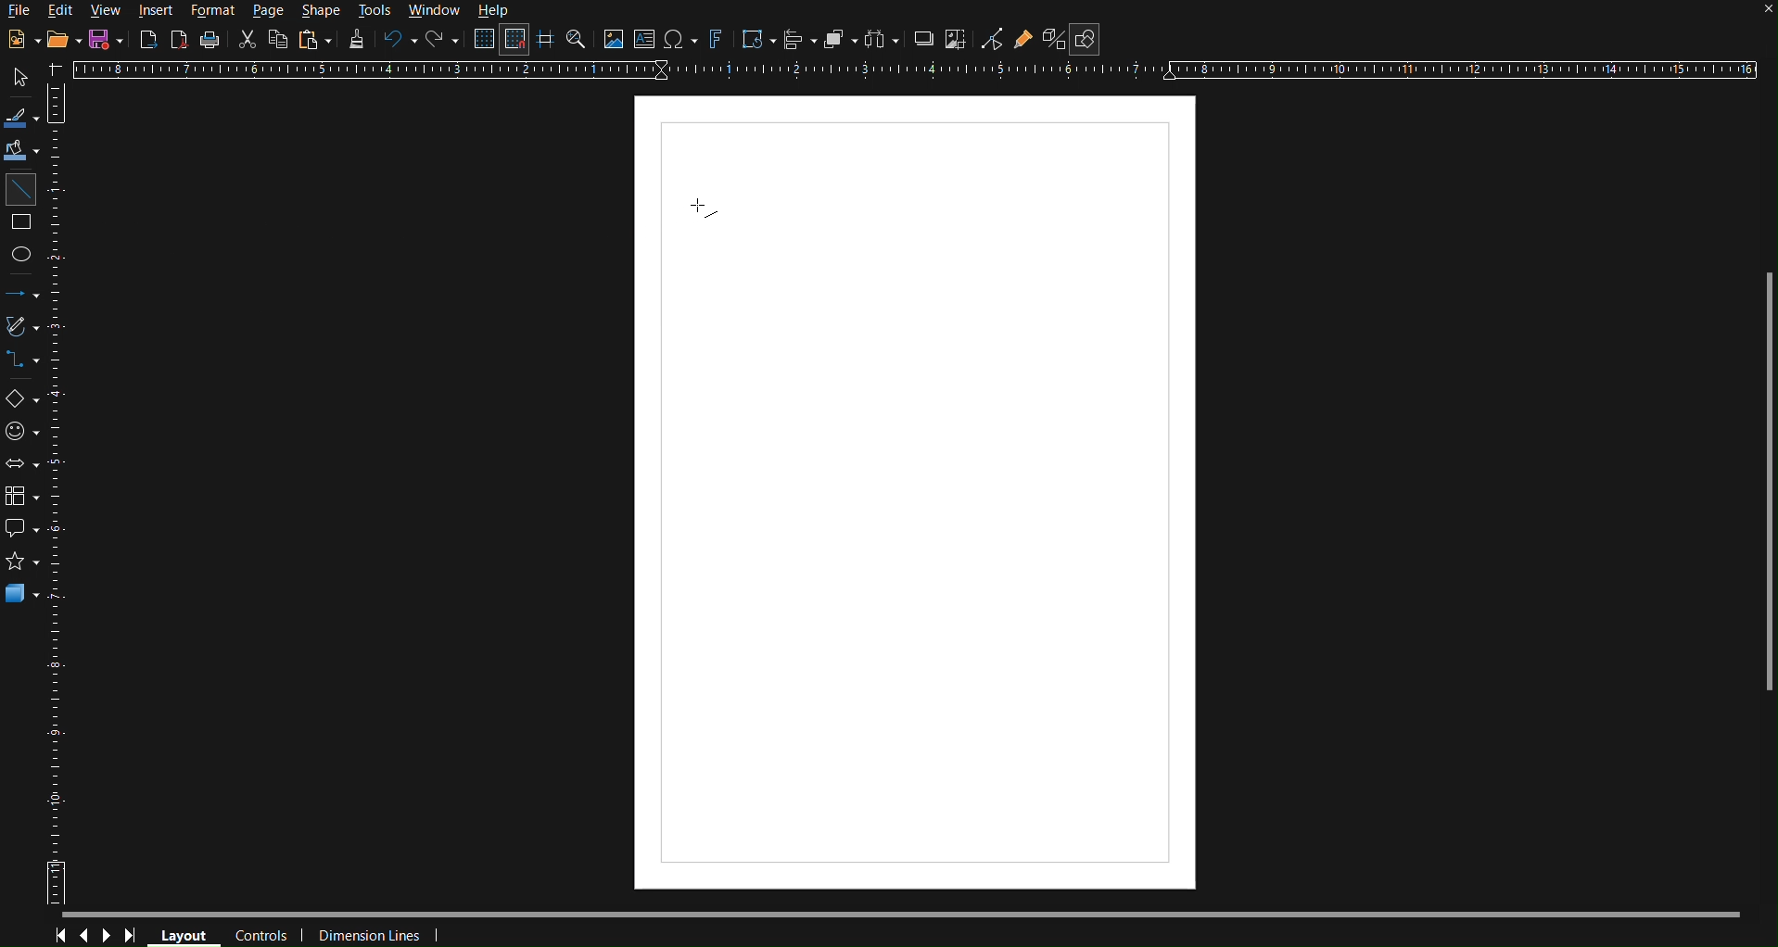  I want to click on Shadow, so click(923, 38).